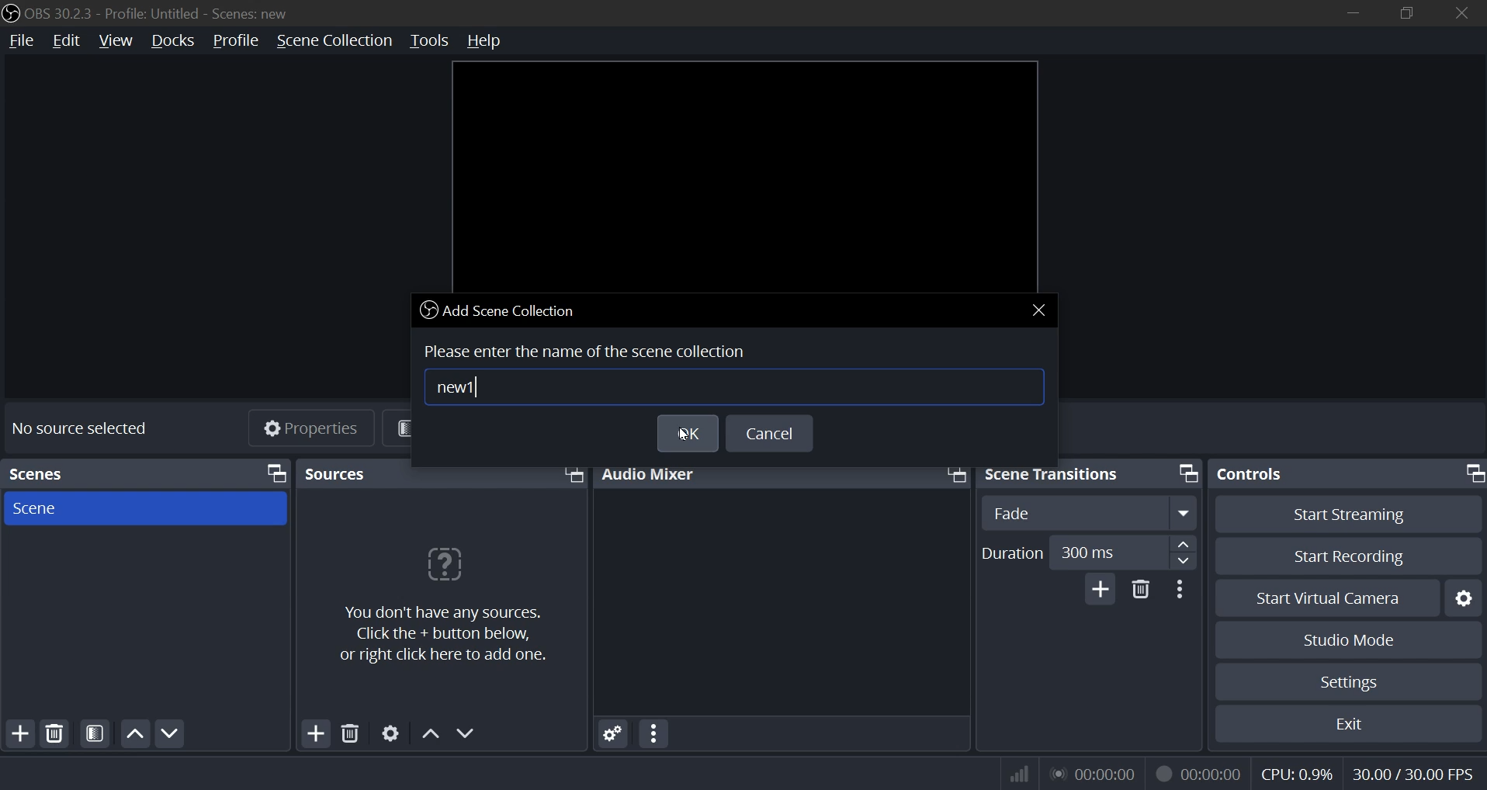 This screenshot has width=1487, height=790. What do you see at coordinates (466, 386) in the screenshot?
I see `new` at bounding box center [466, 386].